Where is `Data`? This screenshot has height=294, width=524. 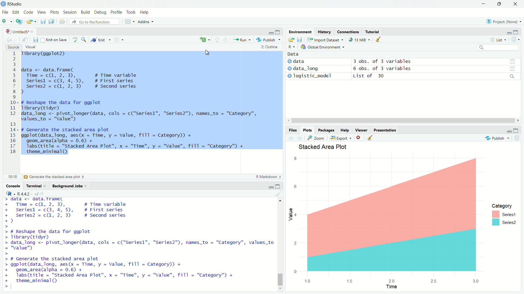
Data is located at coordinates (293, 54).